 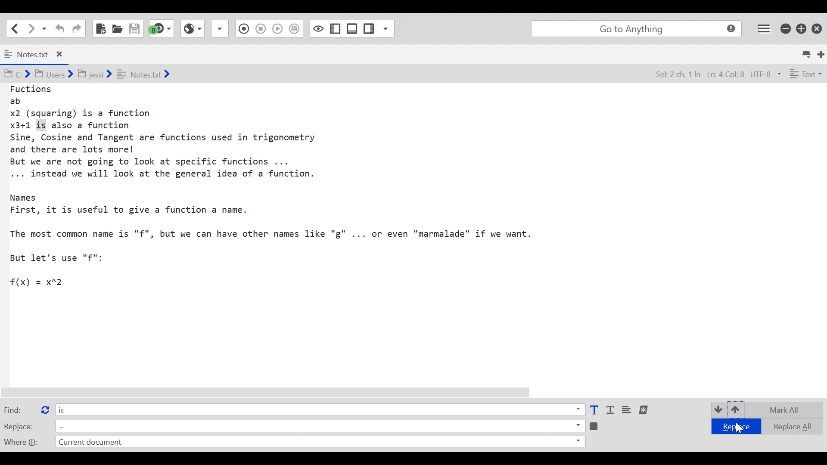 I want to click on Show specific Sidepane, so click(x=379, y=29).